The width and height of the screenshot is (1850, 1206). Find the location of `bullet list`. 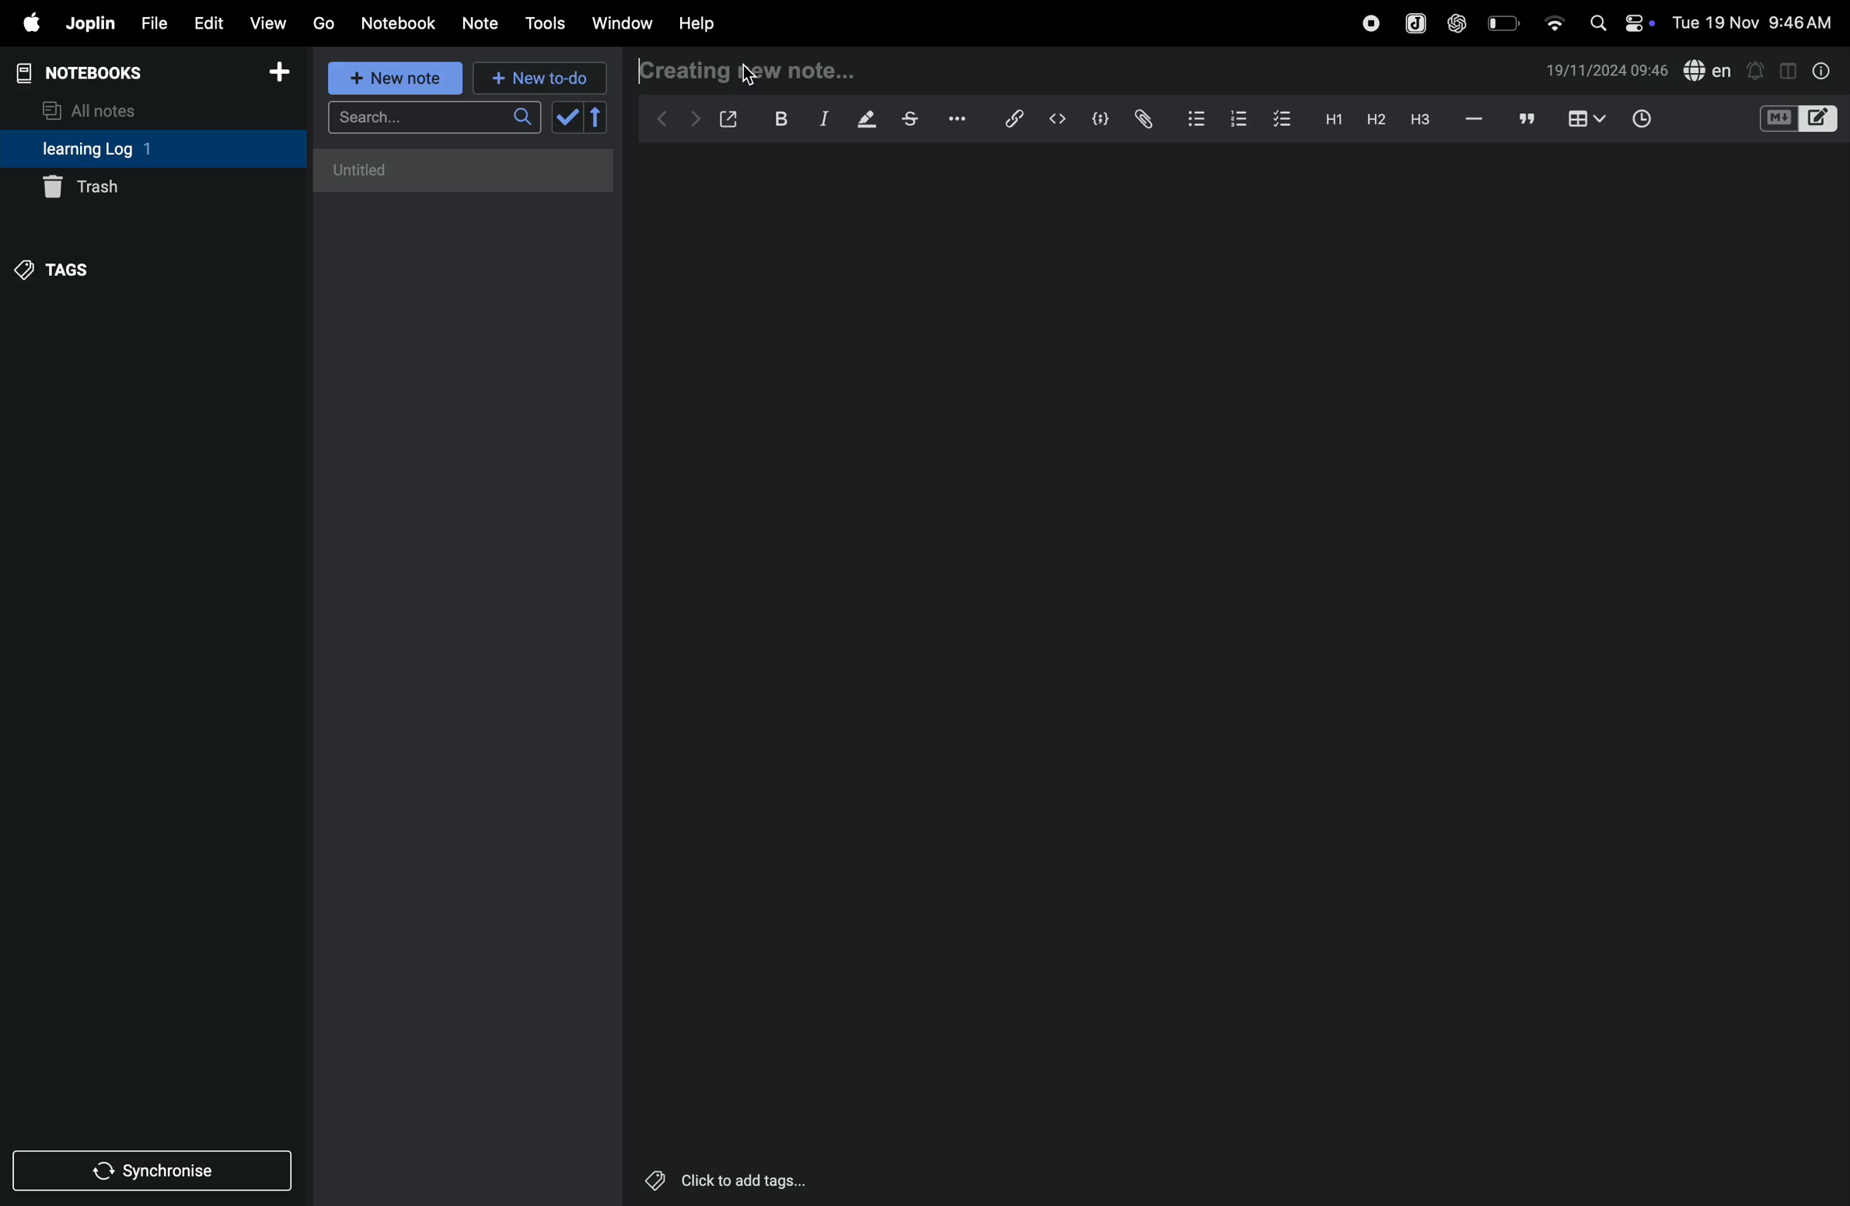

bullet list is located at coordinates (1194, 117).